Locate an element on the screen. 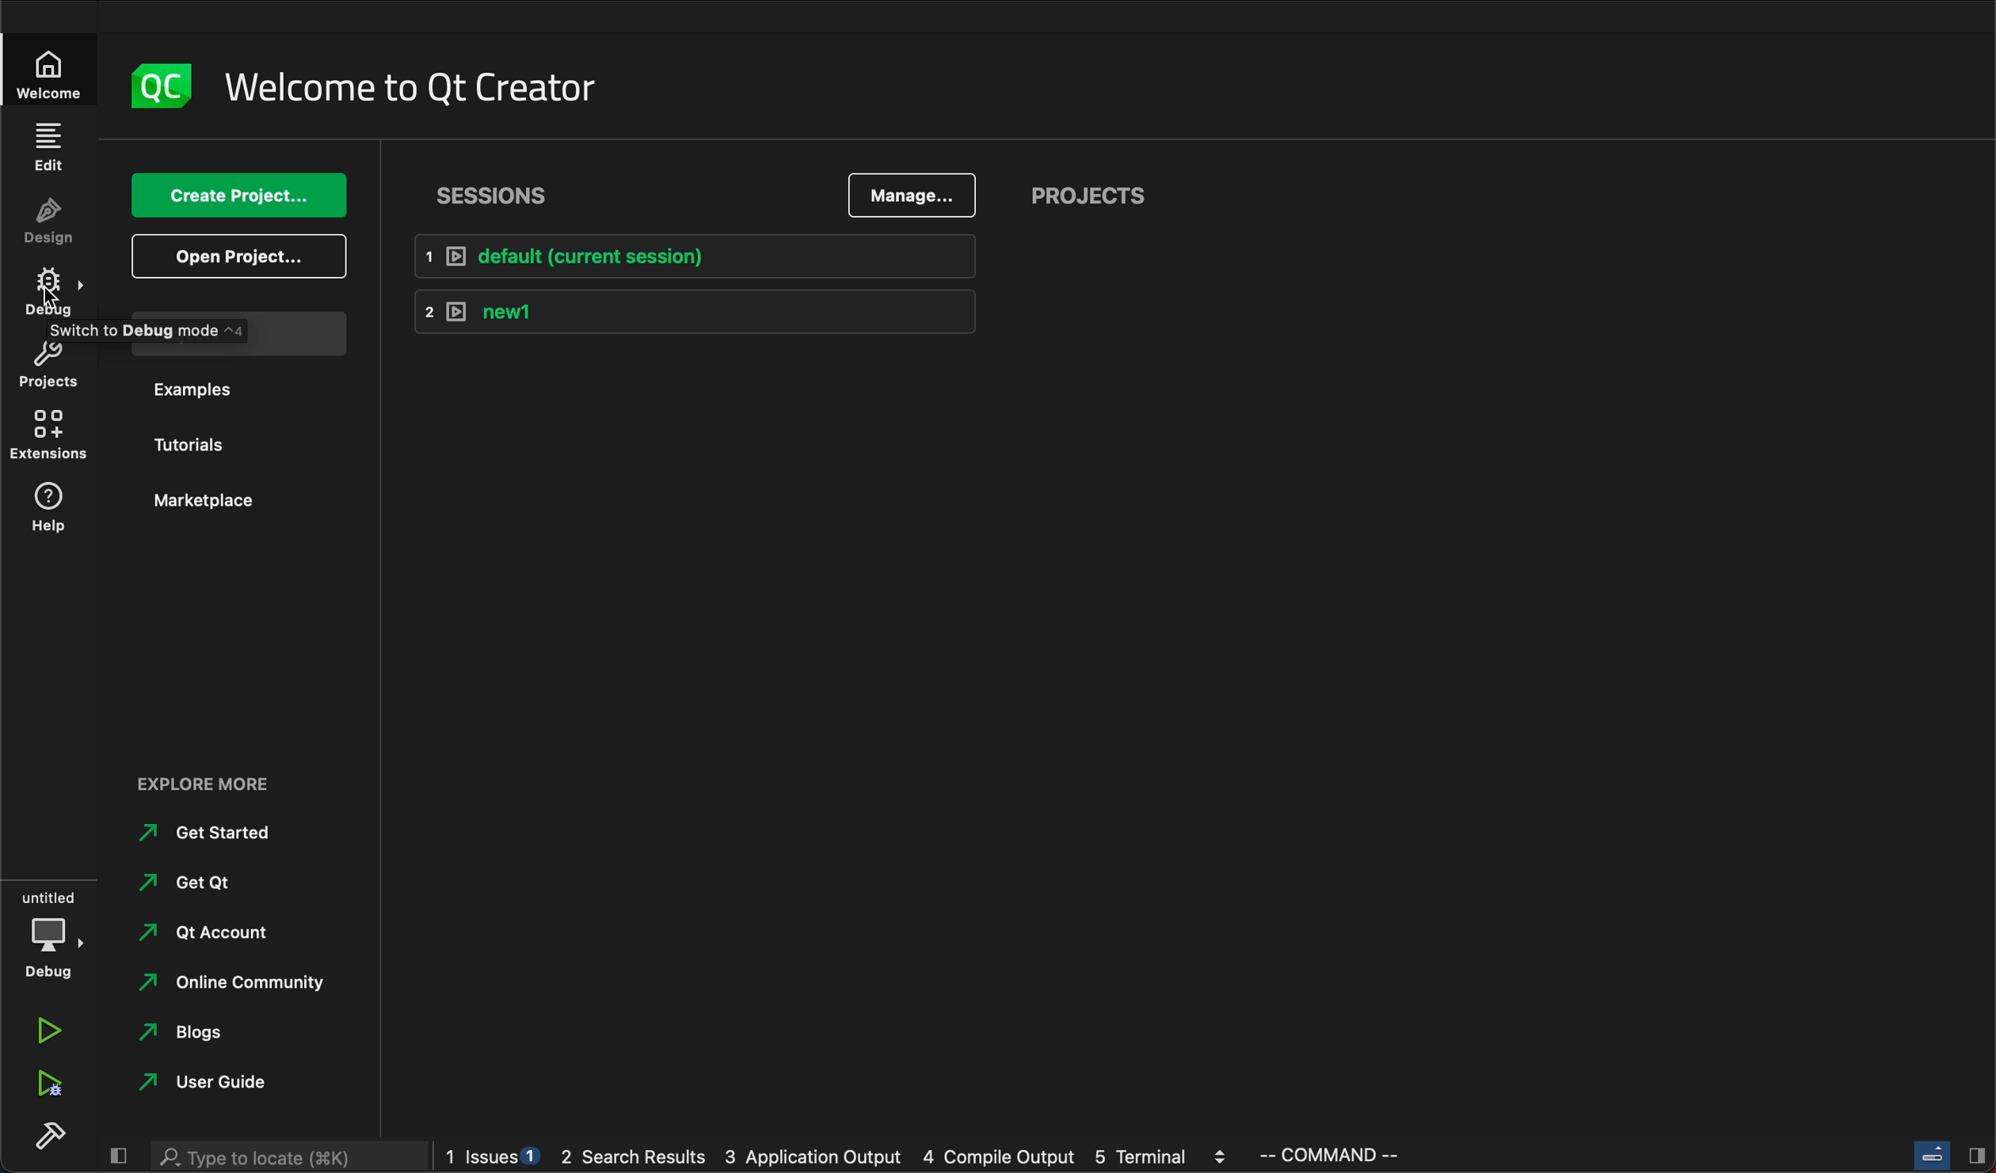  started is located at coordinates (205, 832).